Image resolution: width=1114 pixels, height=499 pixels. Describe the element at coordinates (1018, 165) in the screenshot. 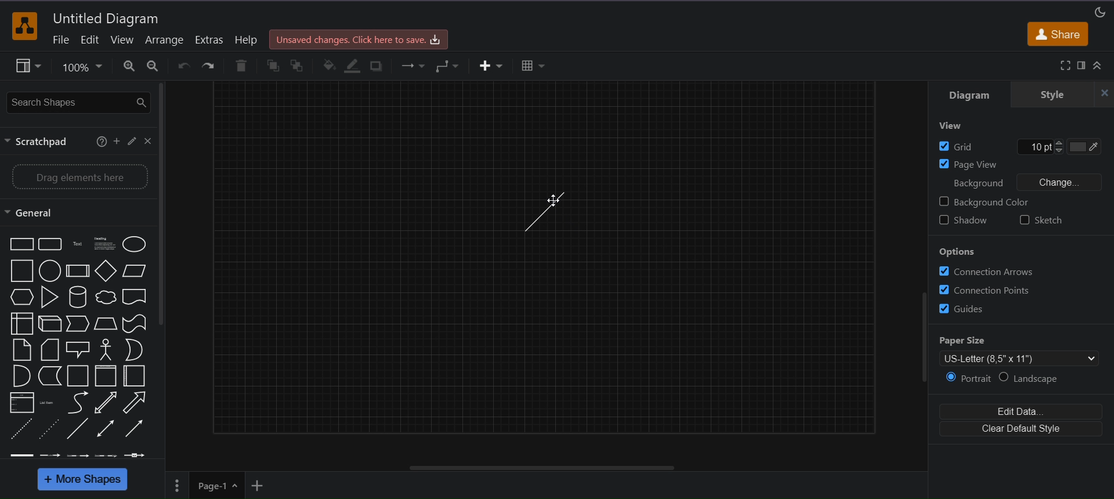

I see `page view` at that location.